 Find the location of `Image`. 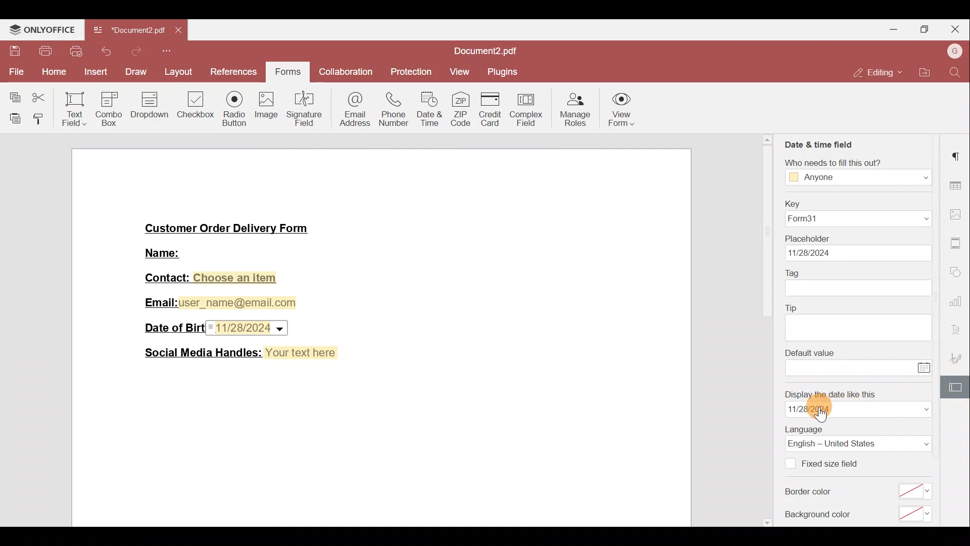

Image is located at coordinates (266, 109).